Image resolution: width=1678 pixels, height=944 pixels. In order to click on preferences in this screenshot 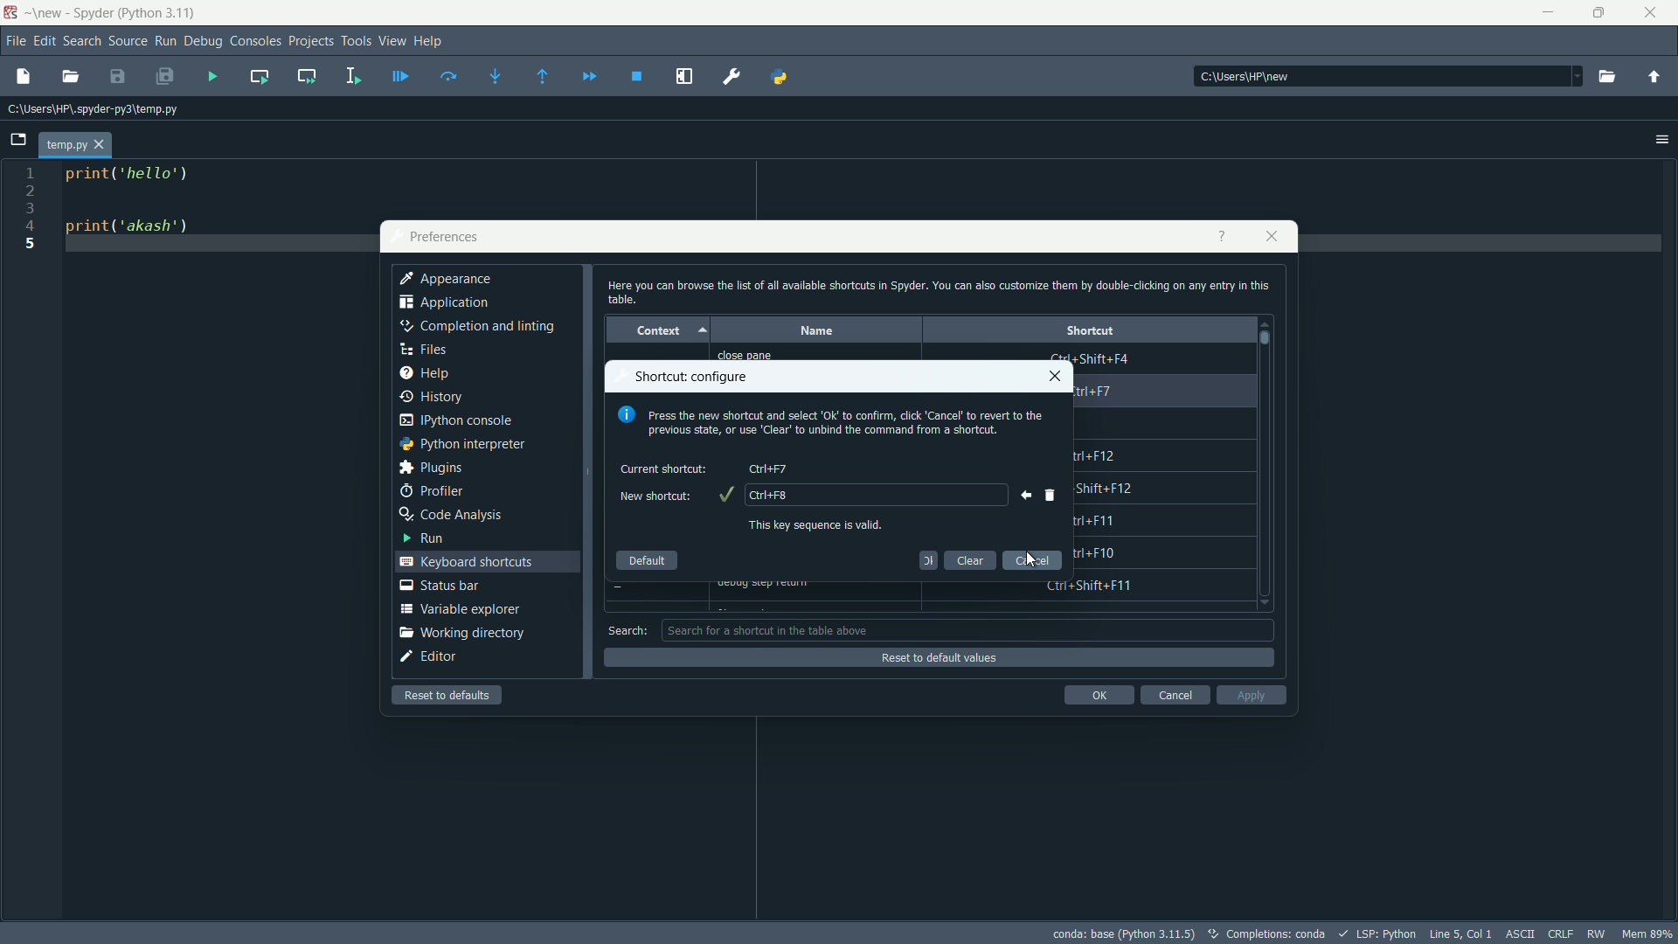, I will do `click(443, 238)`.